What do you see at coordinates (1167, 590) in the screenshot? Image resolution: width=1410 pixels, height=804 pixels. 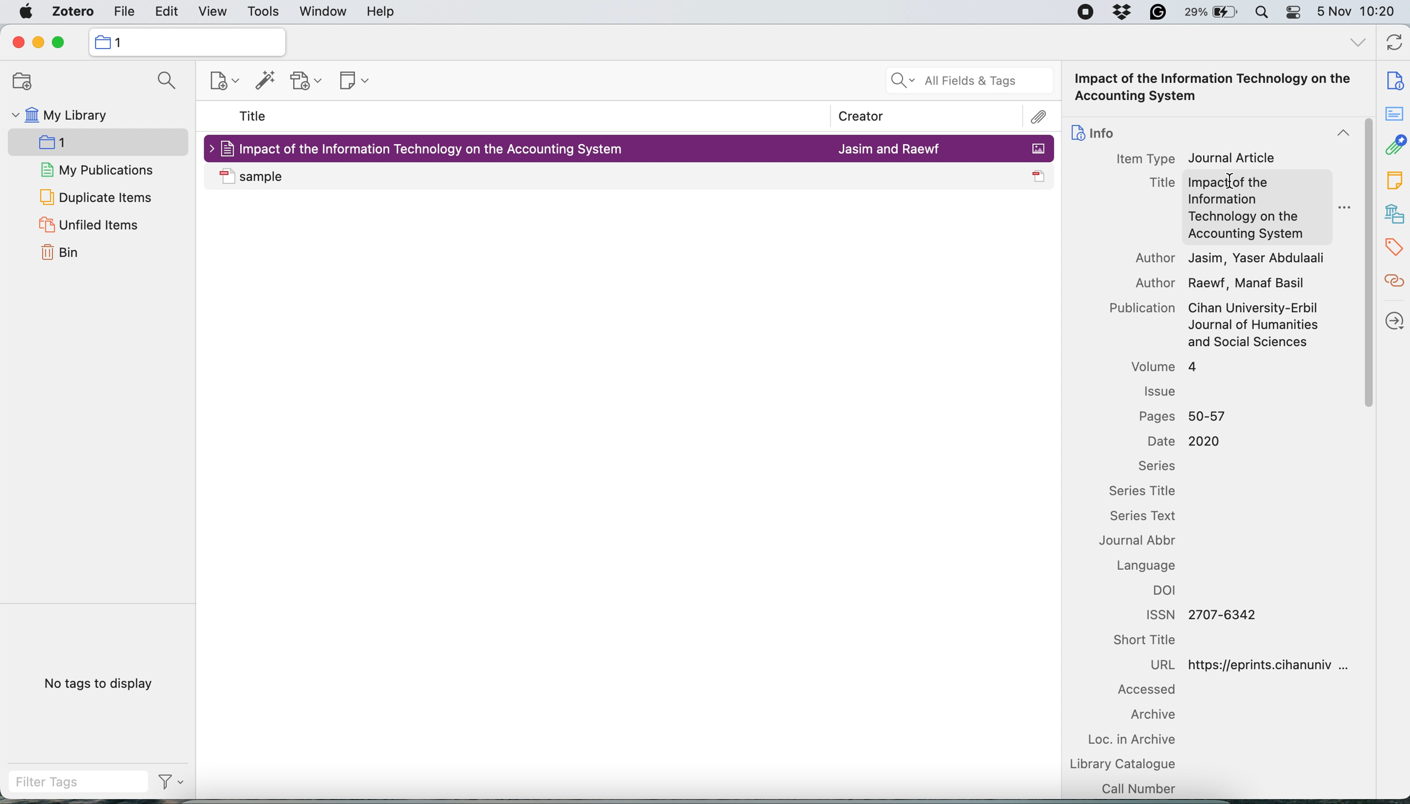 I see `doi` at bounding box center [1167, 590].